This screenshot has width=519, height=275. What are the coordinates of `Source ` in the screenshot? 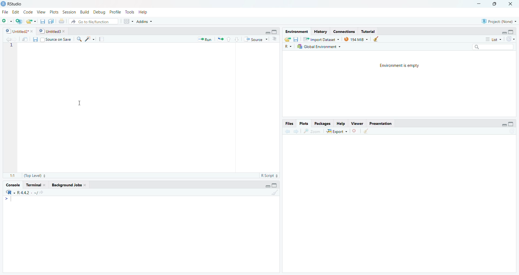 It's located at (256, 39).